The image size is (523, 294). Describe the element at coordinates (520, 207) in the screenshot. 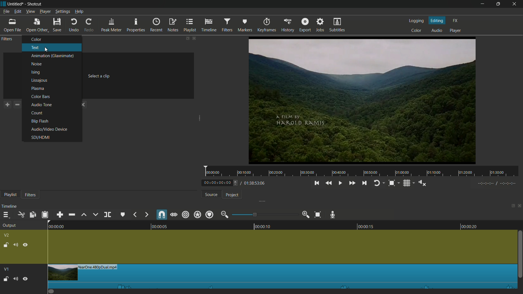

I see `close timeline` at that location.